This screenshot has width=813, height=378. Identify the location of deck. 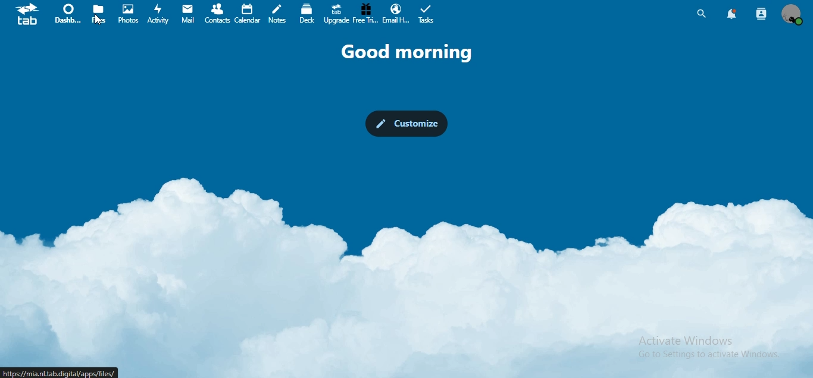
(308, 13).